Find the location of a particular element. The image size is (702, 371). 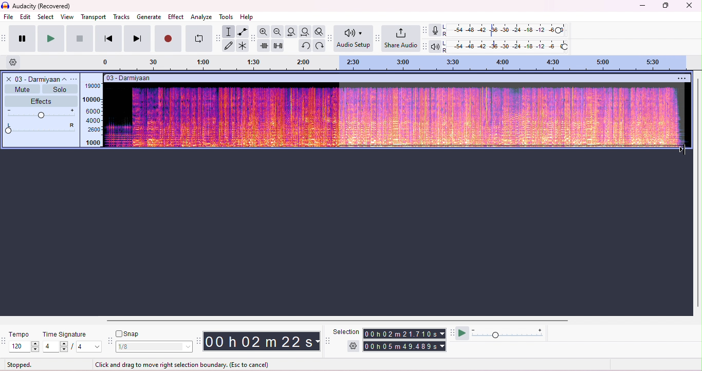

selection tool bar is located at coordinates (327, 340).